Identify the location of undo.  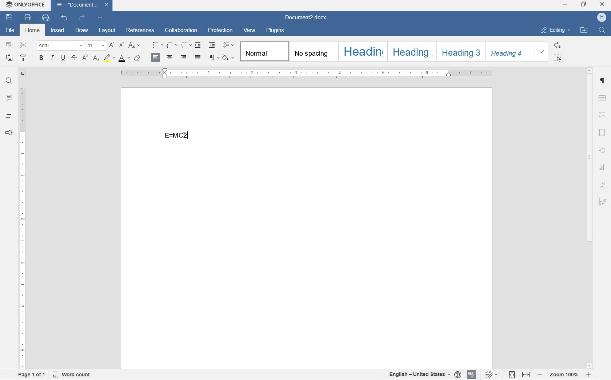
(65, 20).